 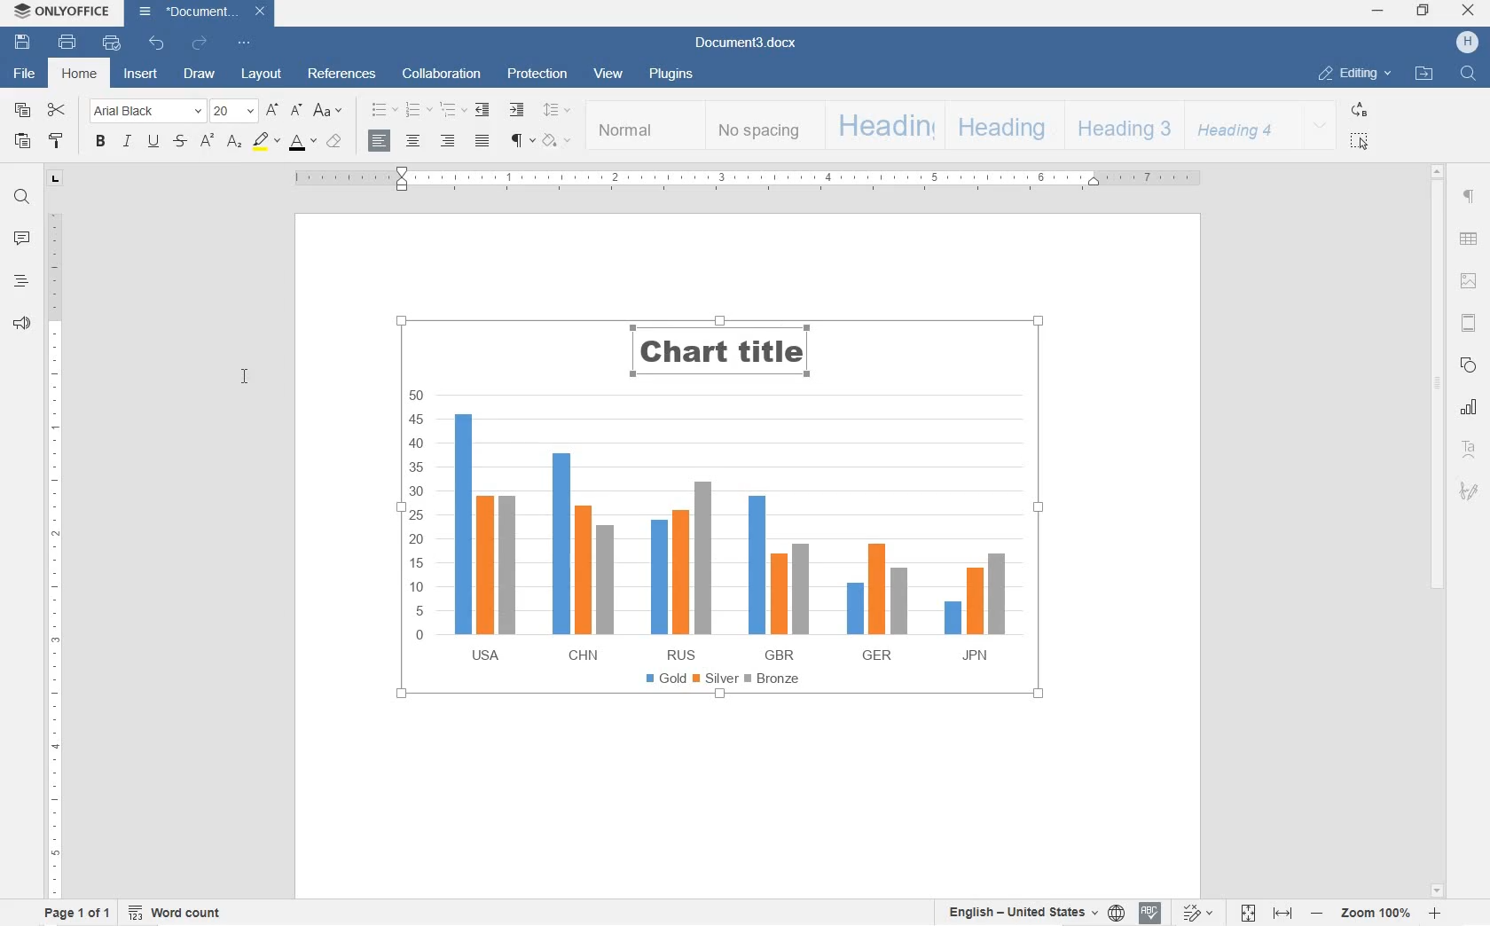 I want to click on HEADING 2, so click(x=1001, y=126).